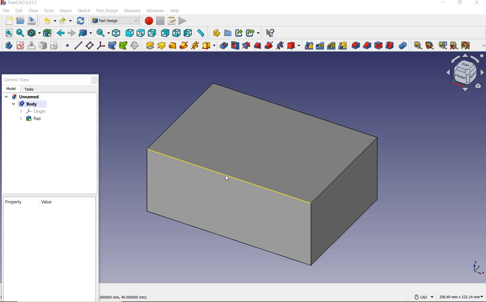 The width and height of the screenshot is (486, 302). What do you see at coordinates (124, 45) in the screenshot?
I see `create a sub object` at bounding box center [124, 45].